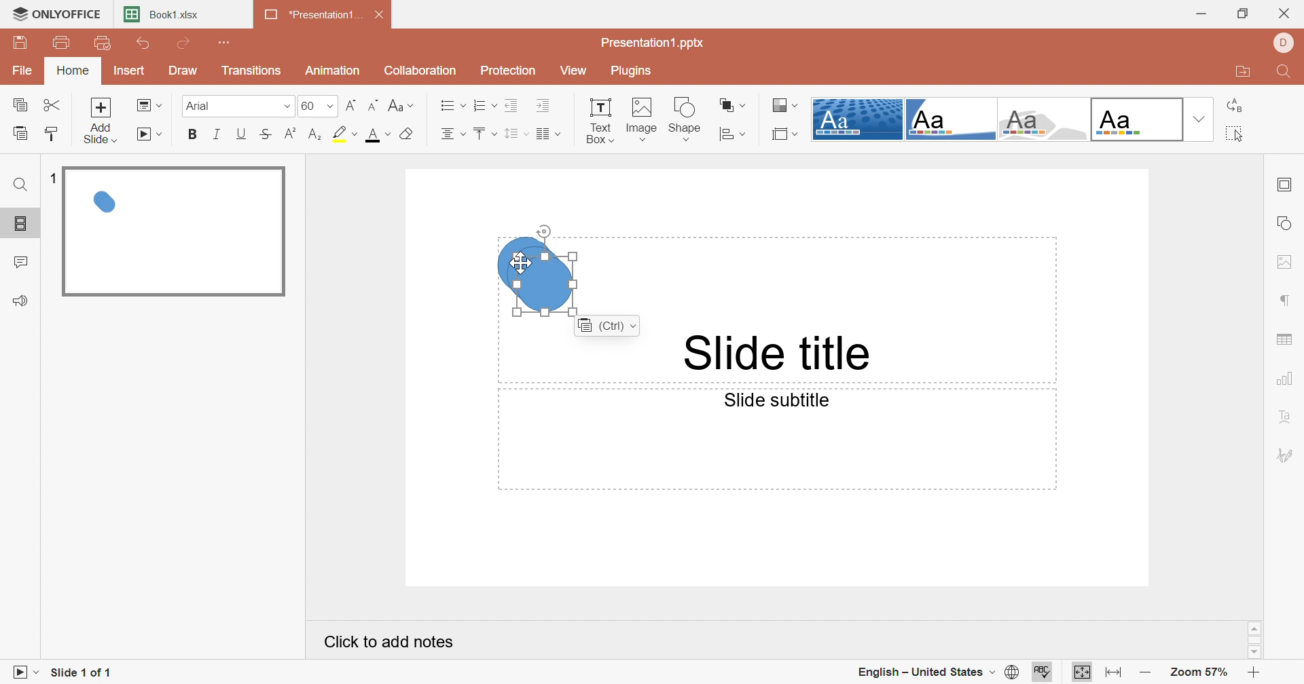 Image resolution: width=1304 pixels, height=684 pixels. What do you see at coordinates (1286, 455) in the screenshot?
I see `Signature settings` at bounding box center [1286, 455].